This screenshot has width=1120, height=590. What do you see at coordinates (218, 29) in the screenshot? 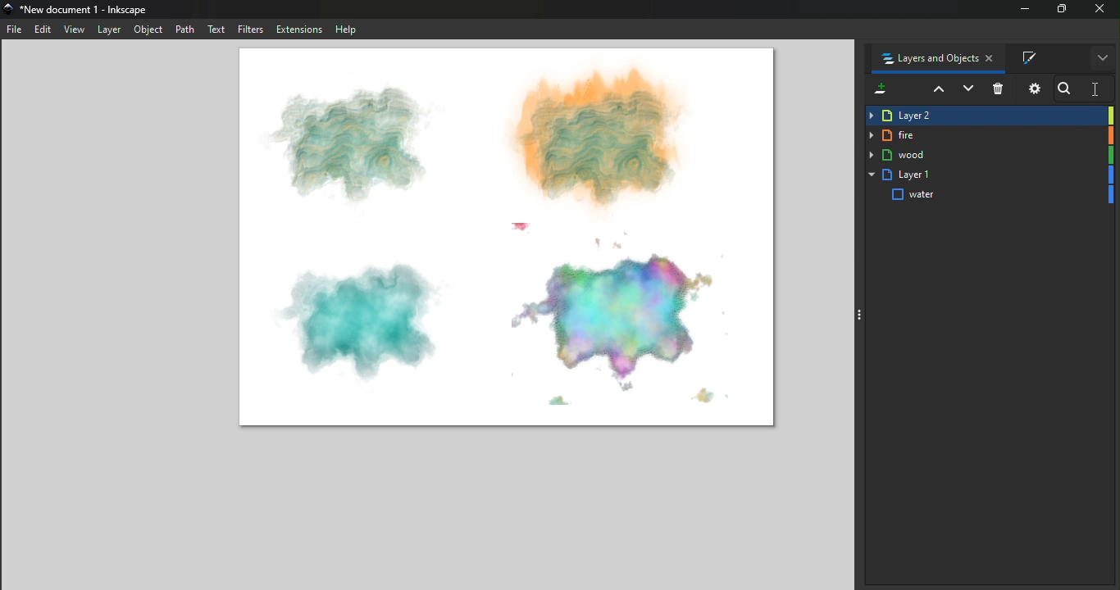
I see `Text` at bounding box center [218, 29].